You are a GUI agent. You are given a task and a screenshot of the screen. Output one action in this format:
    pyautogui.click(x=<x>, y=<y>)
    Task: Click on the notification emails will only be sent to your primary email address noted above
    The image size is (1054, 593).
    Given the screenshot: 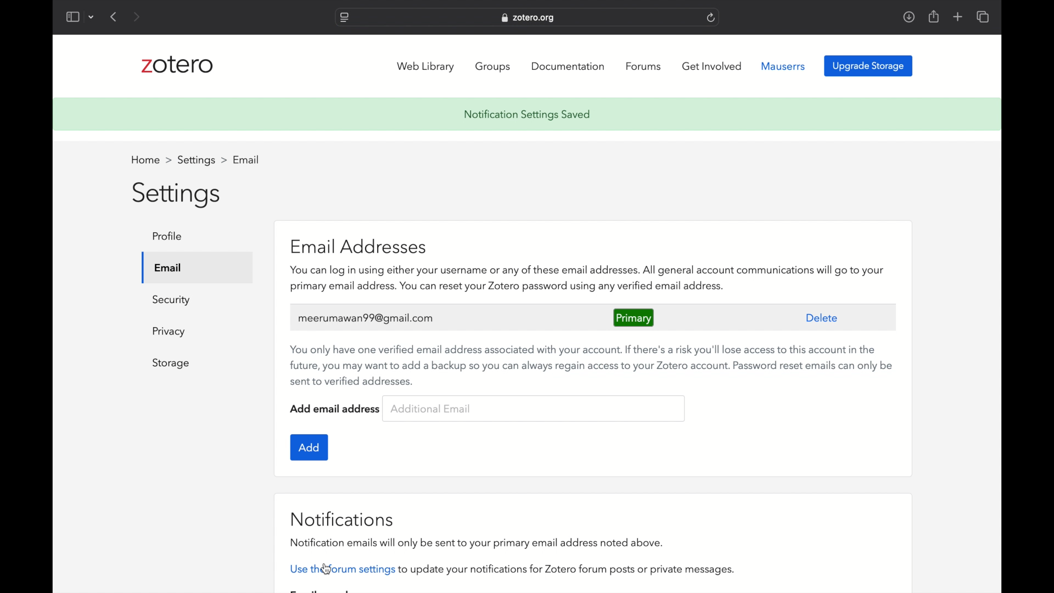 What is the action you would take?
    pyautogui.click(x=474, y=543)
    